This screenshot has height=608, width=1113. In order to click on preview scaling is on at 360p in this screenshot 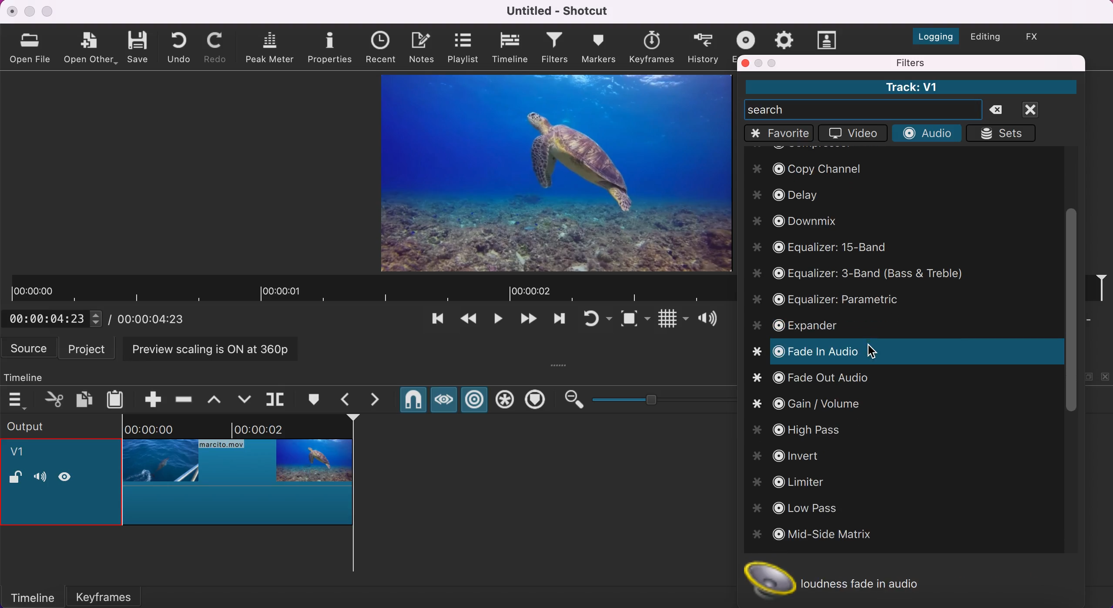, I will do `click(215, 348)`.